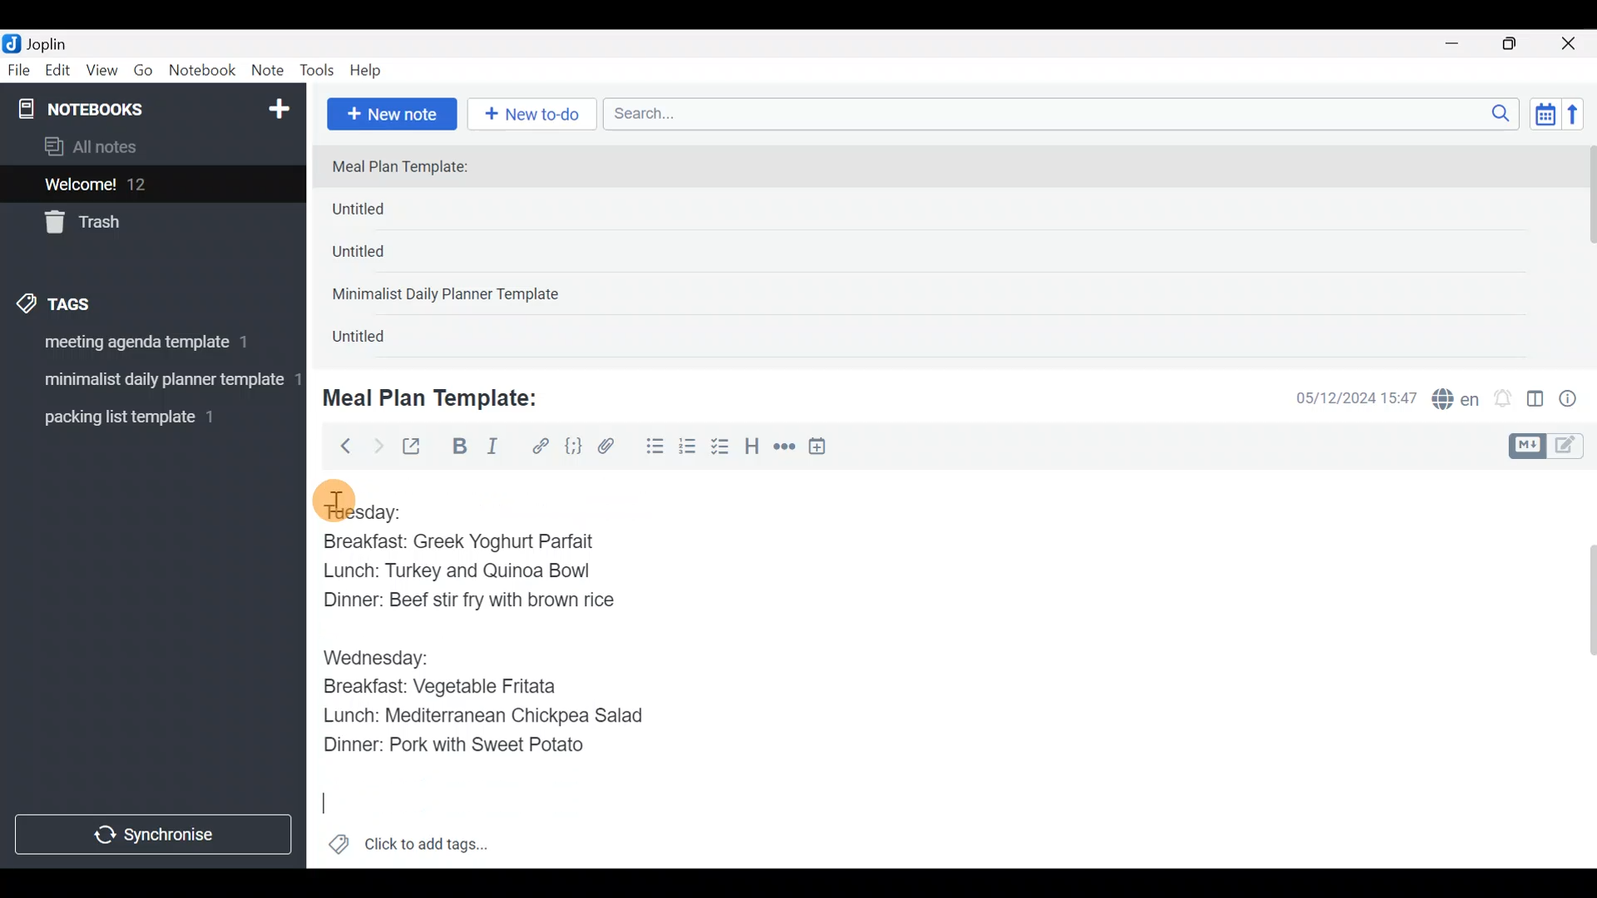 The image size is (1597, 898). Describe the element at coordinates (1343, 397) in the screenshot. I see `Date & time` at that location.